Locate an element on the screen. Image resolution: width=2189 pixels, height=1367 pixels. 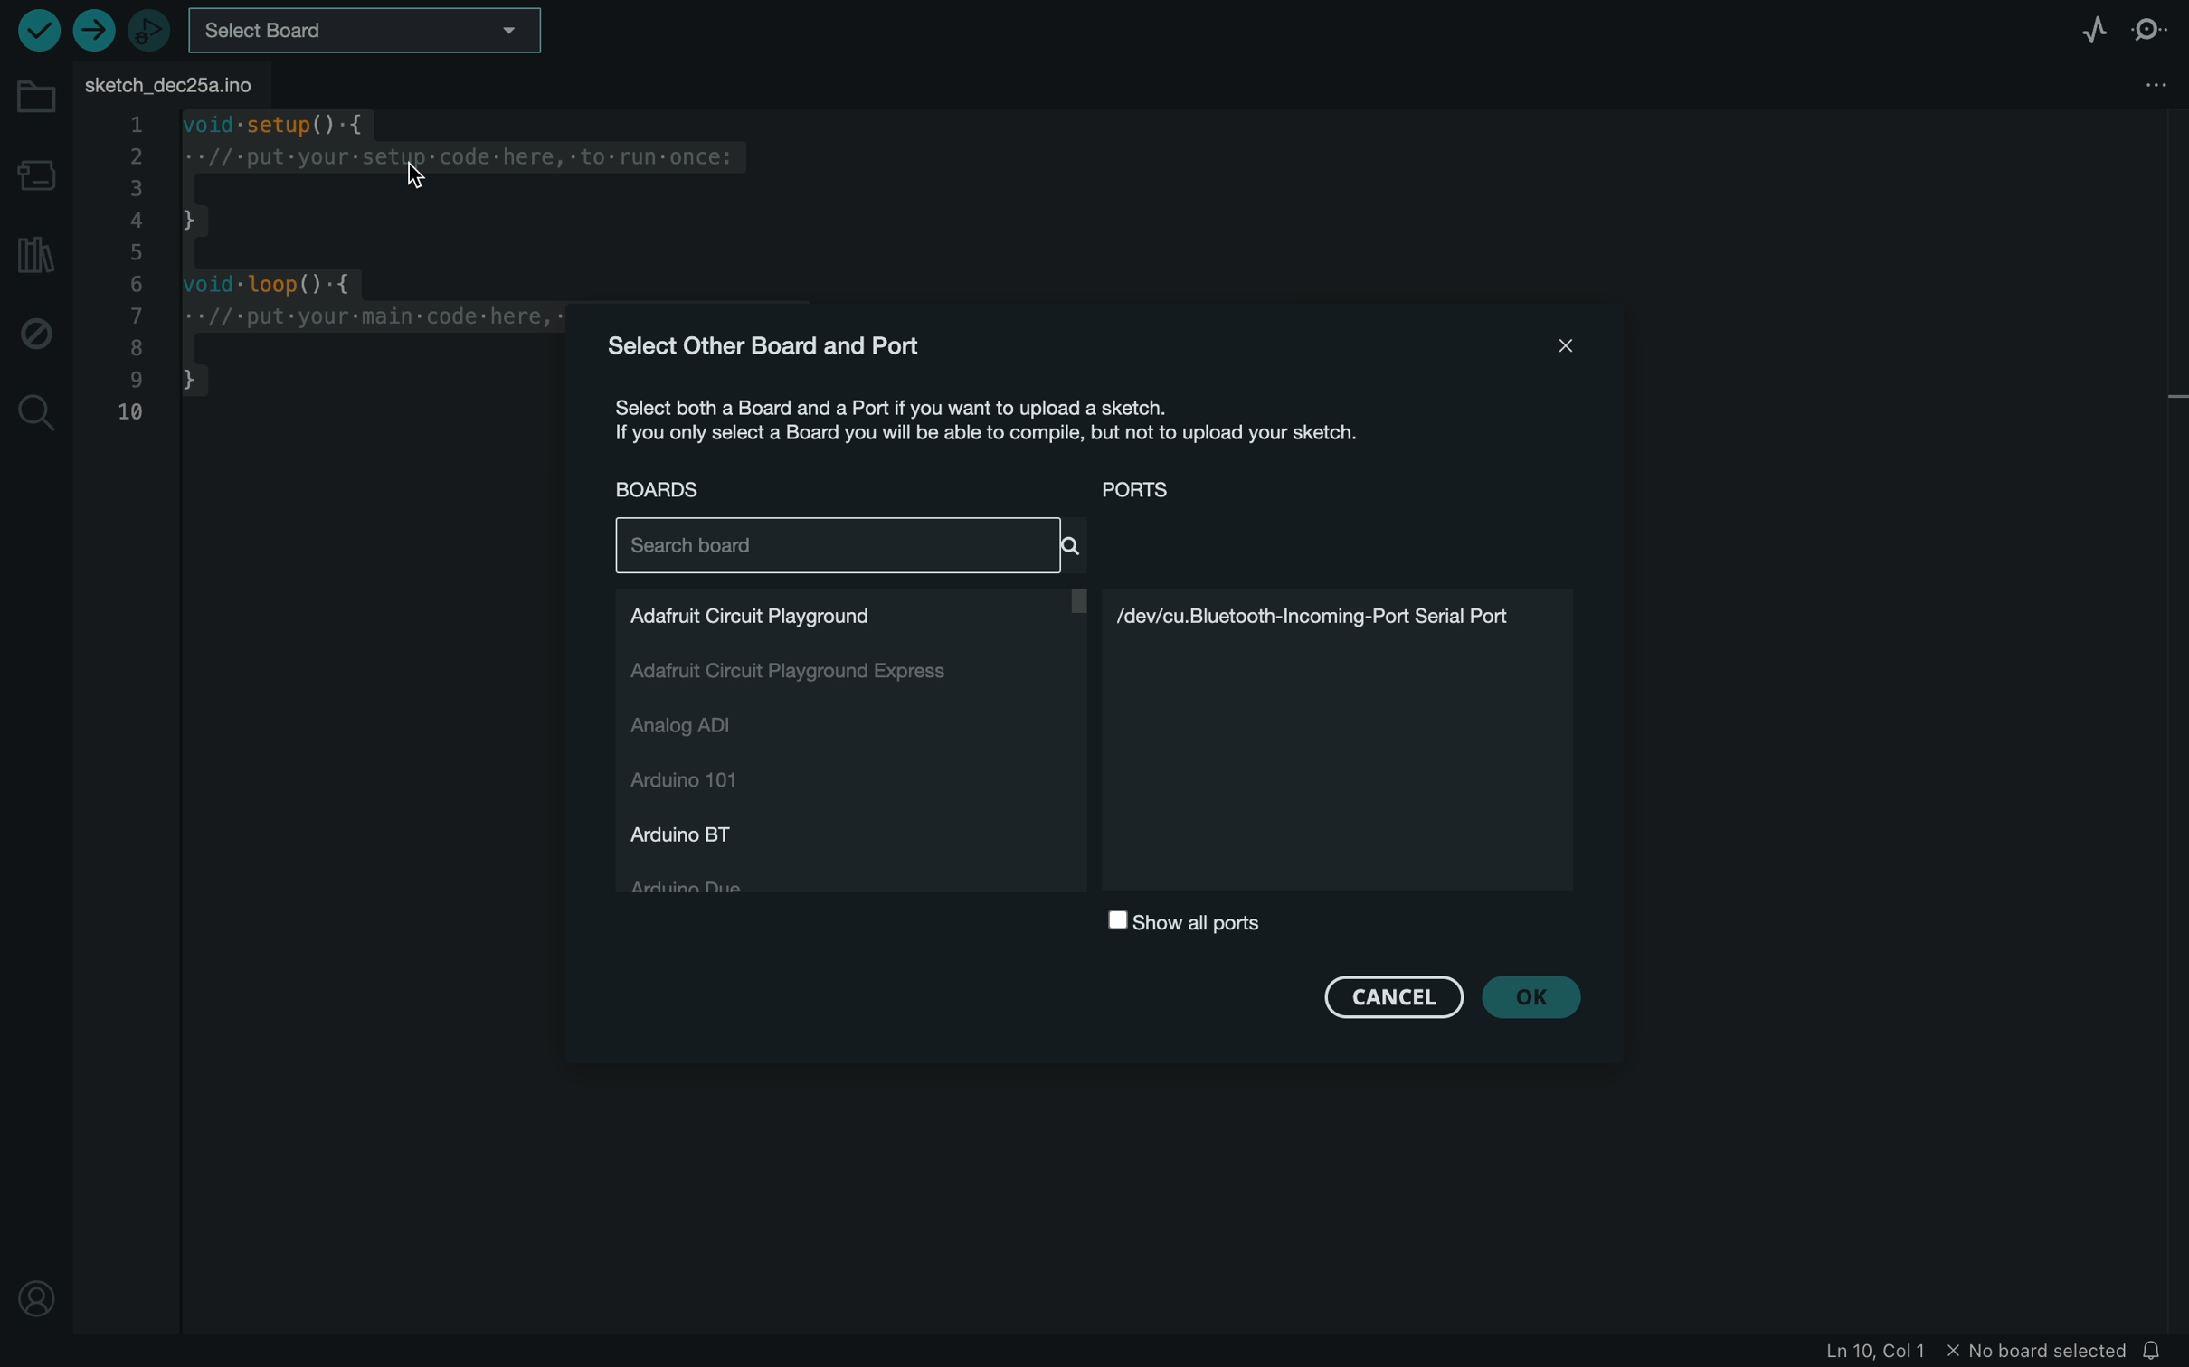
board and port information is located at coordinates (1015, 422).